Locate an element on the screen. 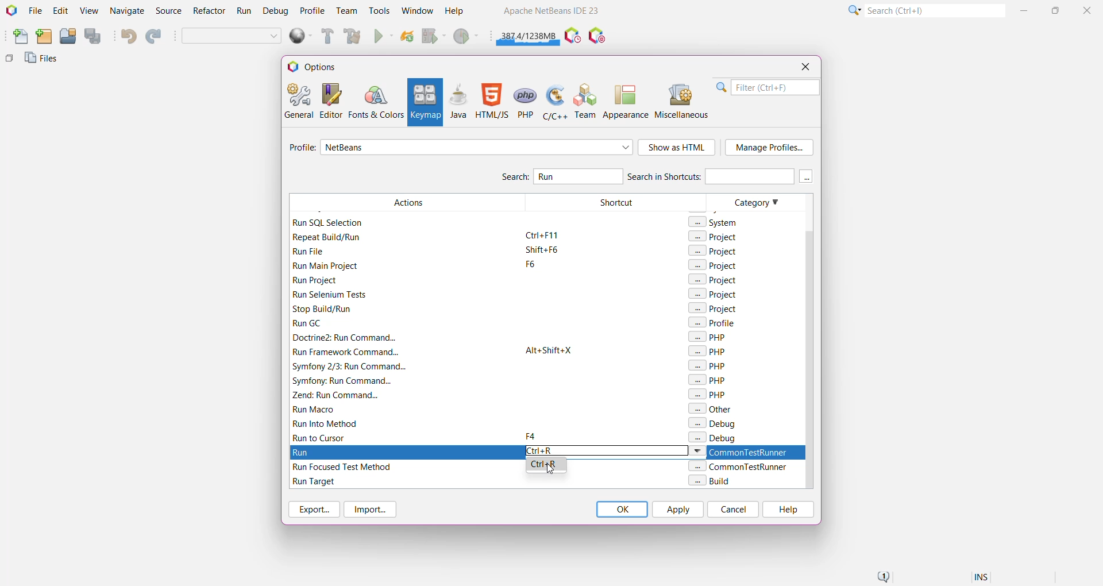  Build Main Project is located at coordinates (326, 36).